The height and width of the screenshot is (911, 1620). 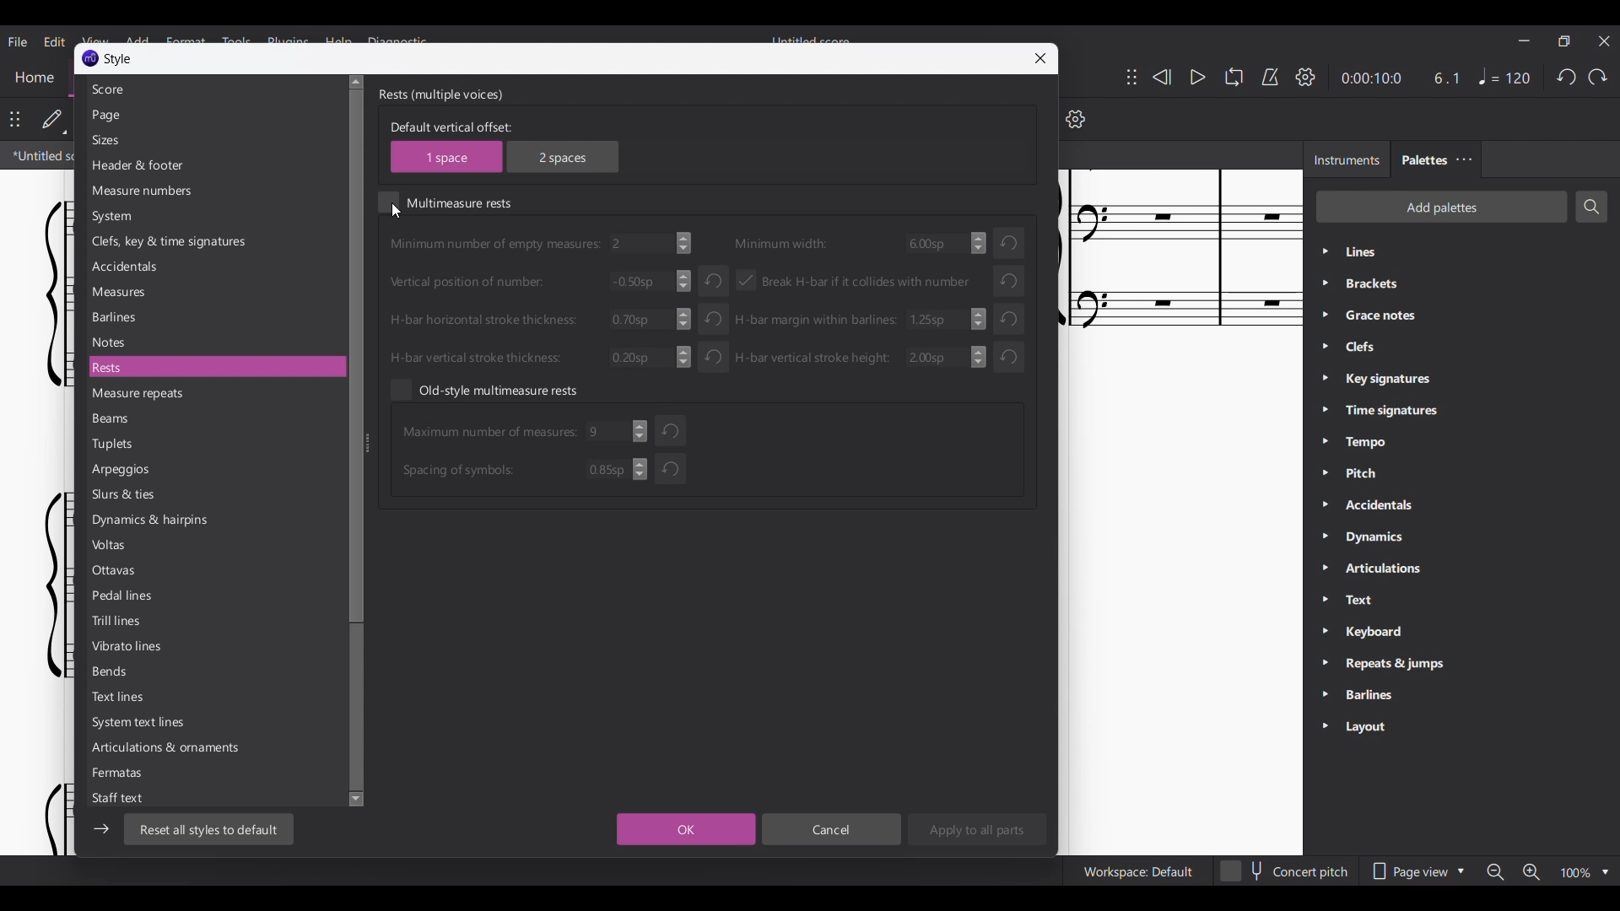 What do you see at coordinates (54, 41) in the screenshot?
I see `Edit menu` at bounding box center [54, 41].